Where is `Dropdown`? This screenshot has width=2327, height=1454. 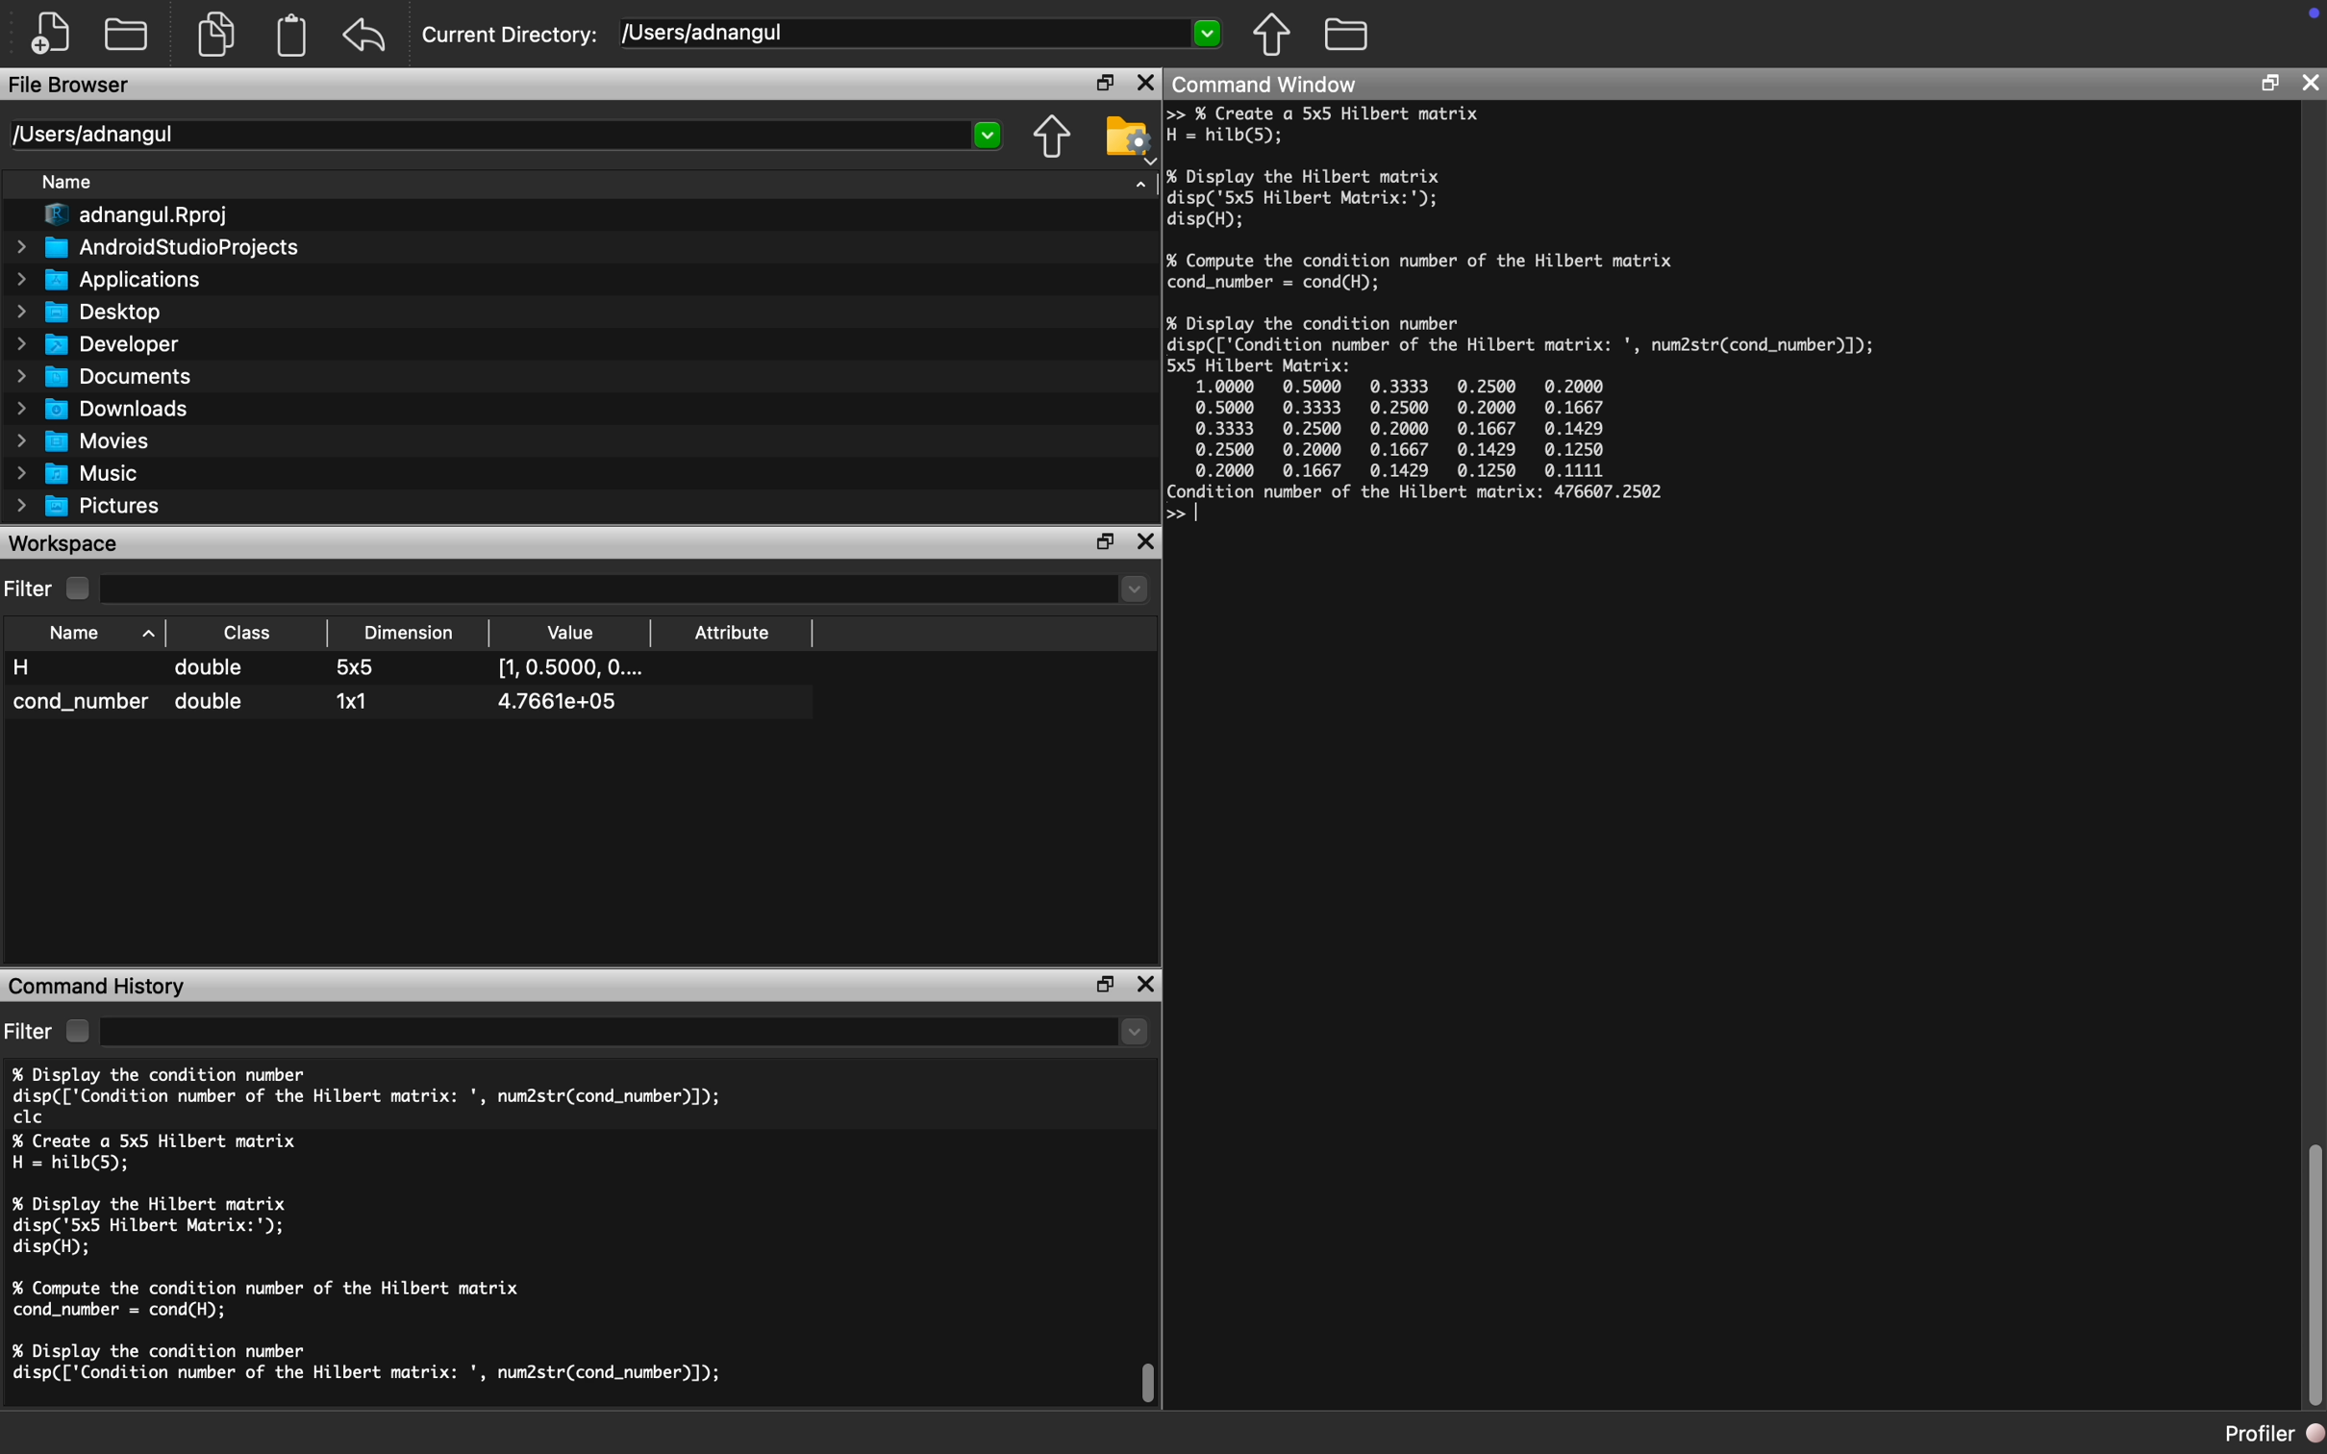
Dropdown is located at coordinates (623, 591).